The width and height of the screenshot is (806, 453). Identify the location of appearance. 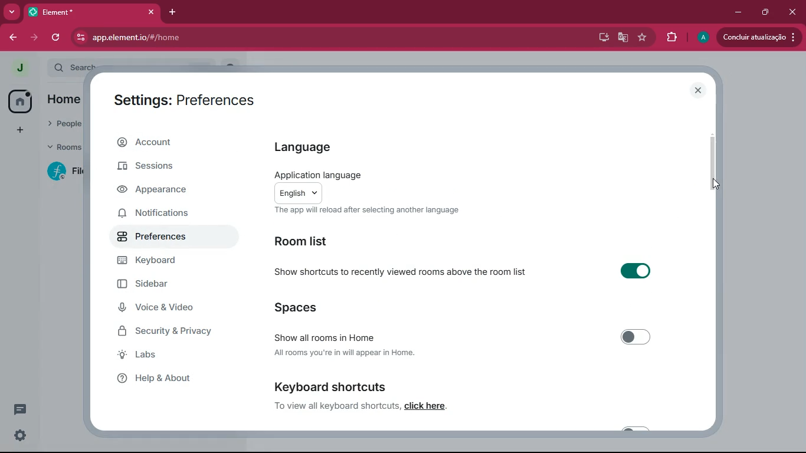
(167, 191).